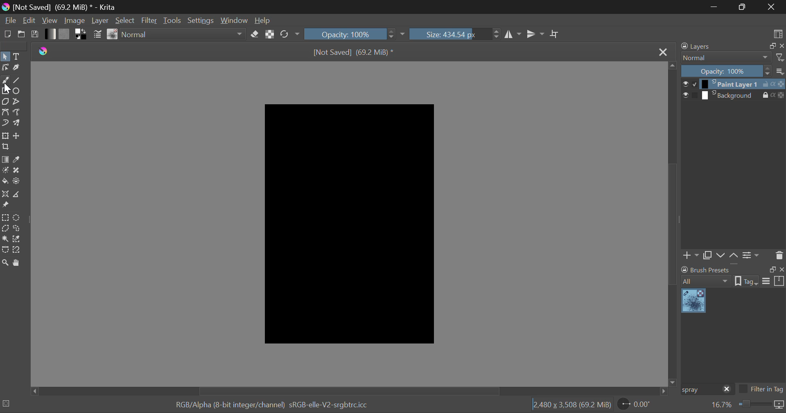 The width and height of the screenshot is (786, 413). Describe the element at coordinates (781, 269) in the screenshot. I see `close` at that location.